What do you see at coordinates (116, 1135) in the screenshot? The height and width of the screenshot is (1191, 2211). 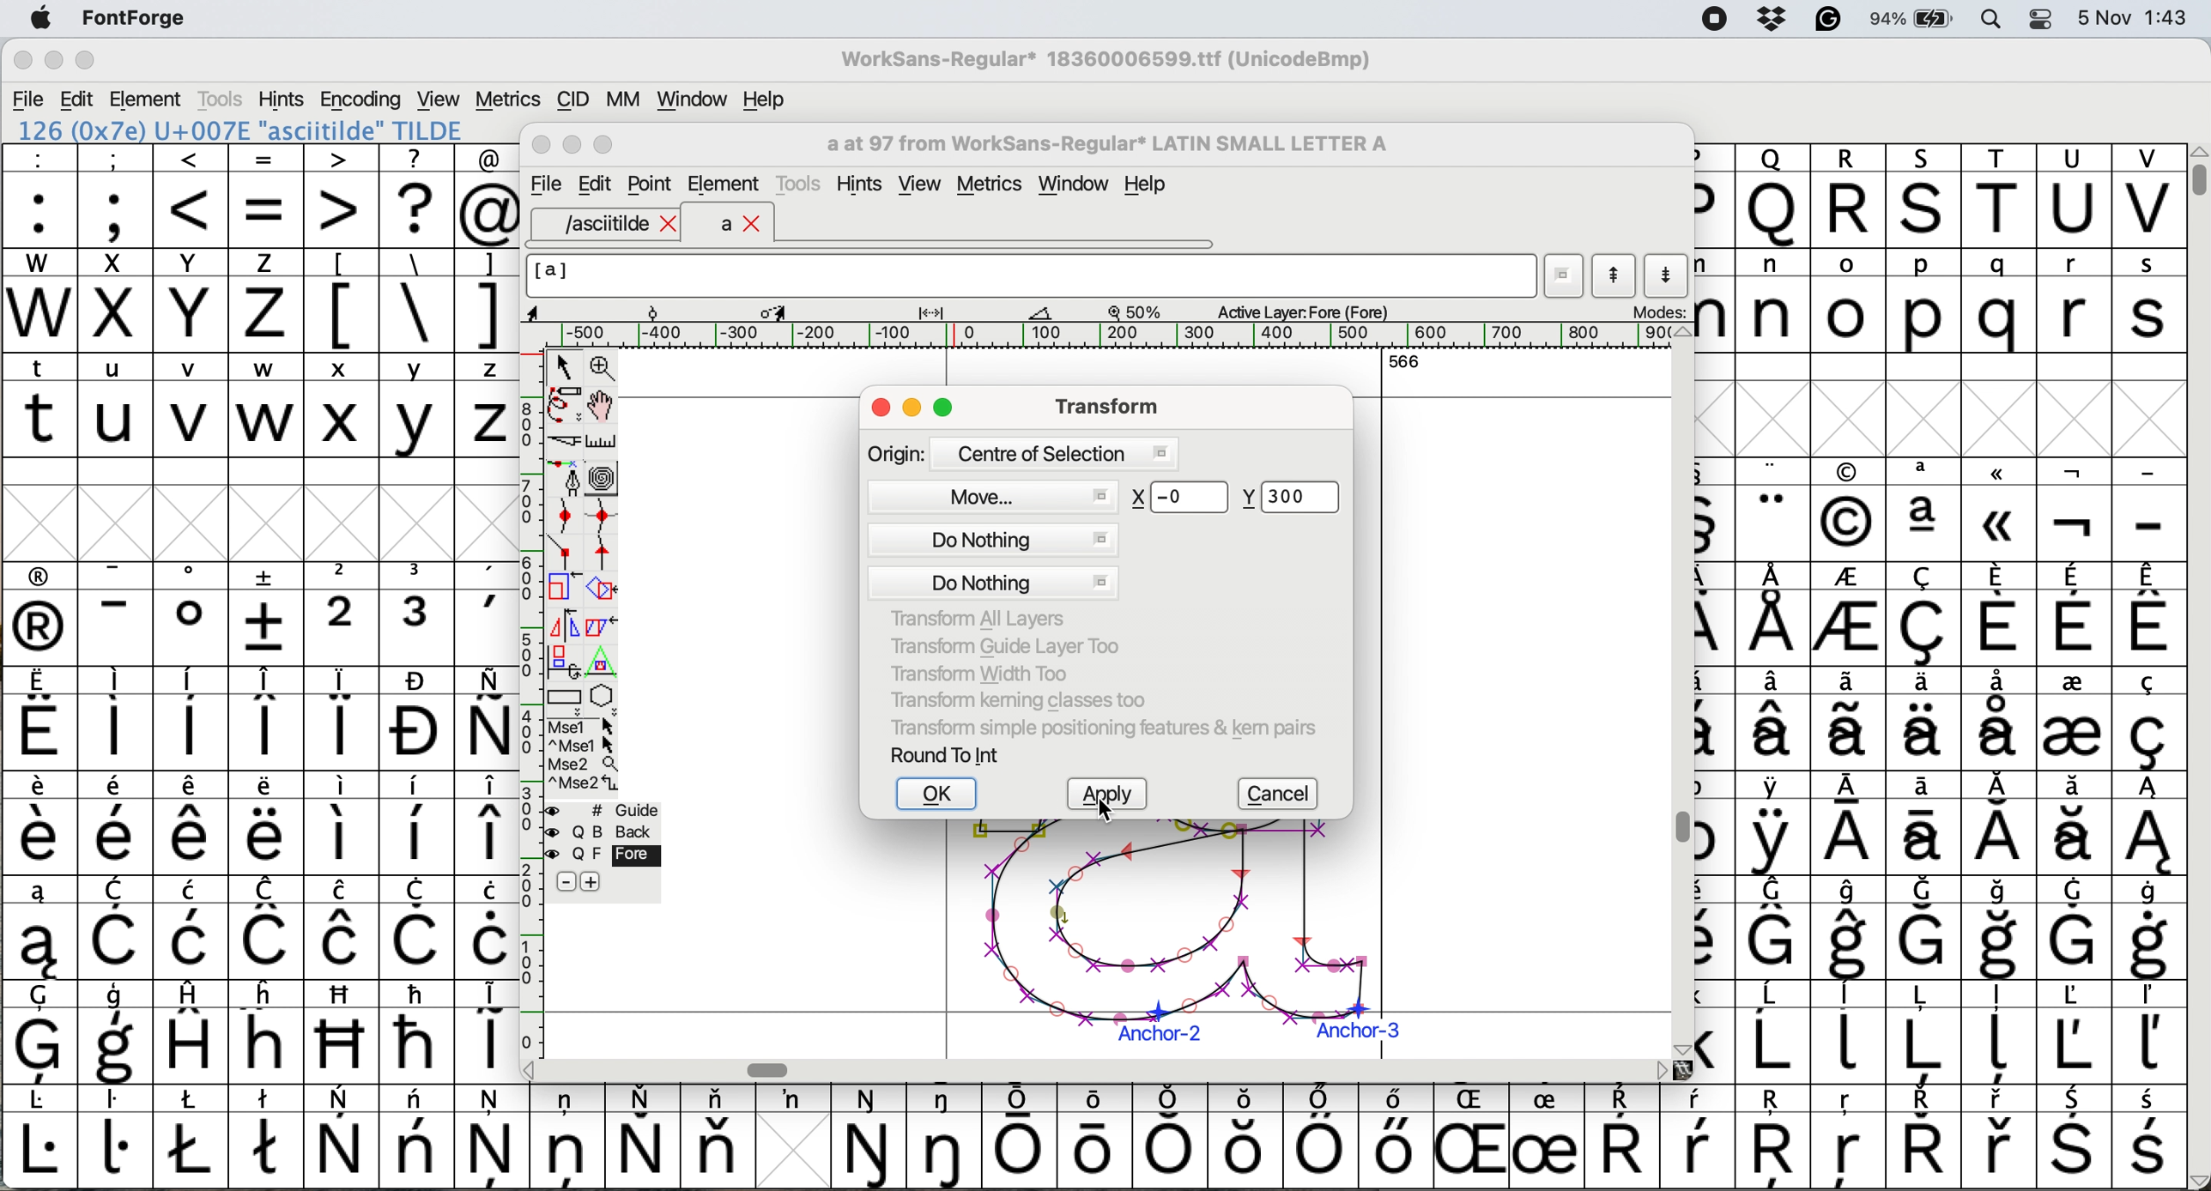 I see `symbol` at bounding box center [116, 1135].